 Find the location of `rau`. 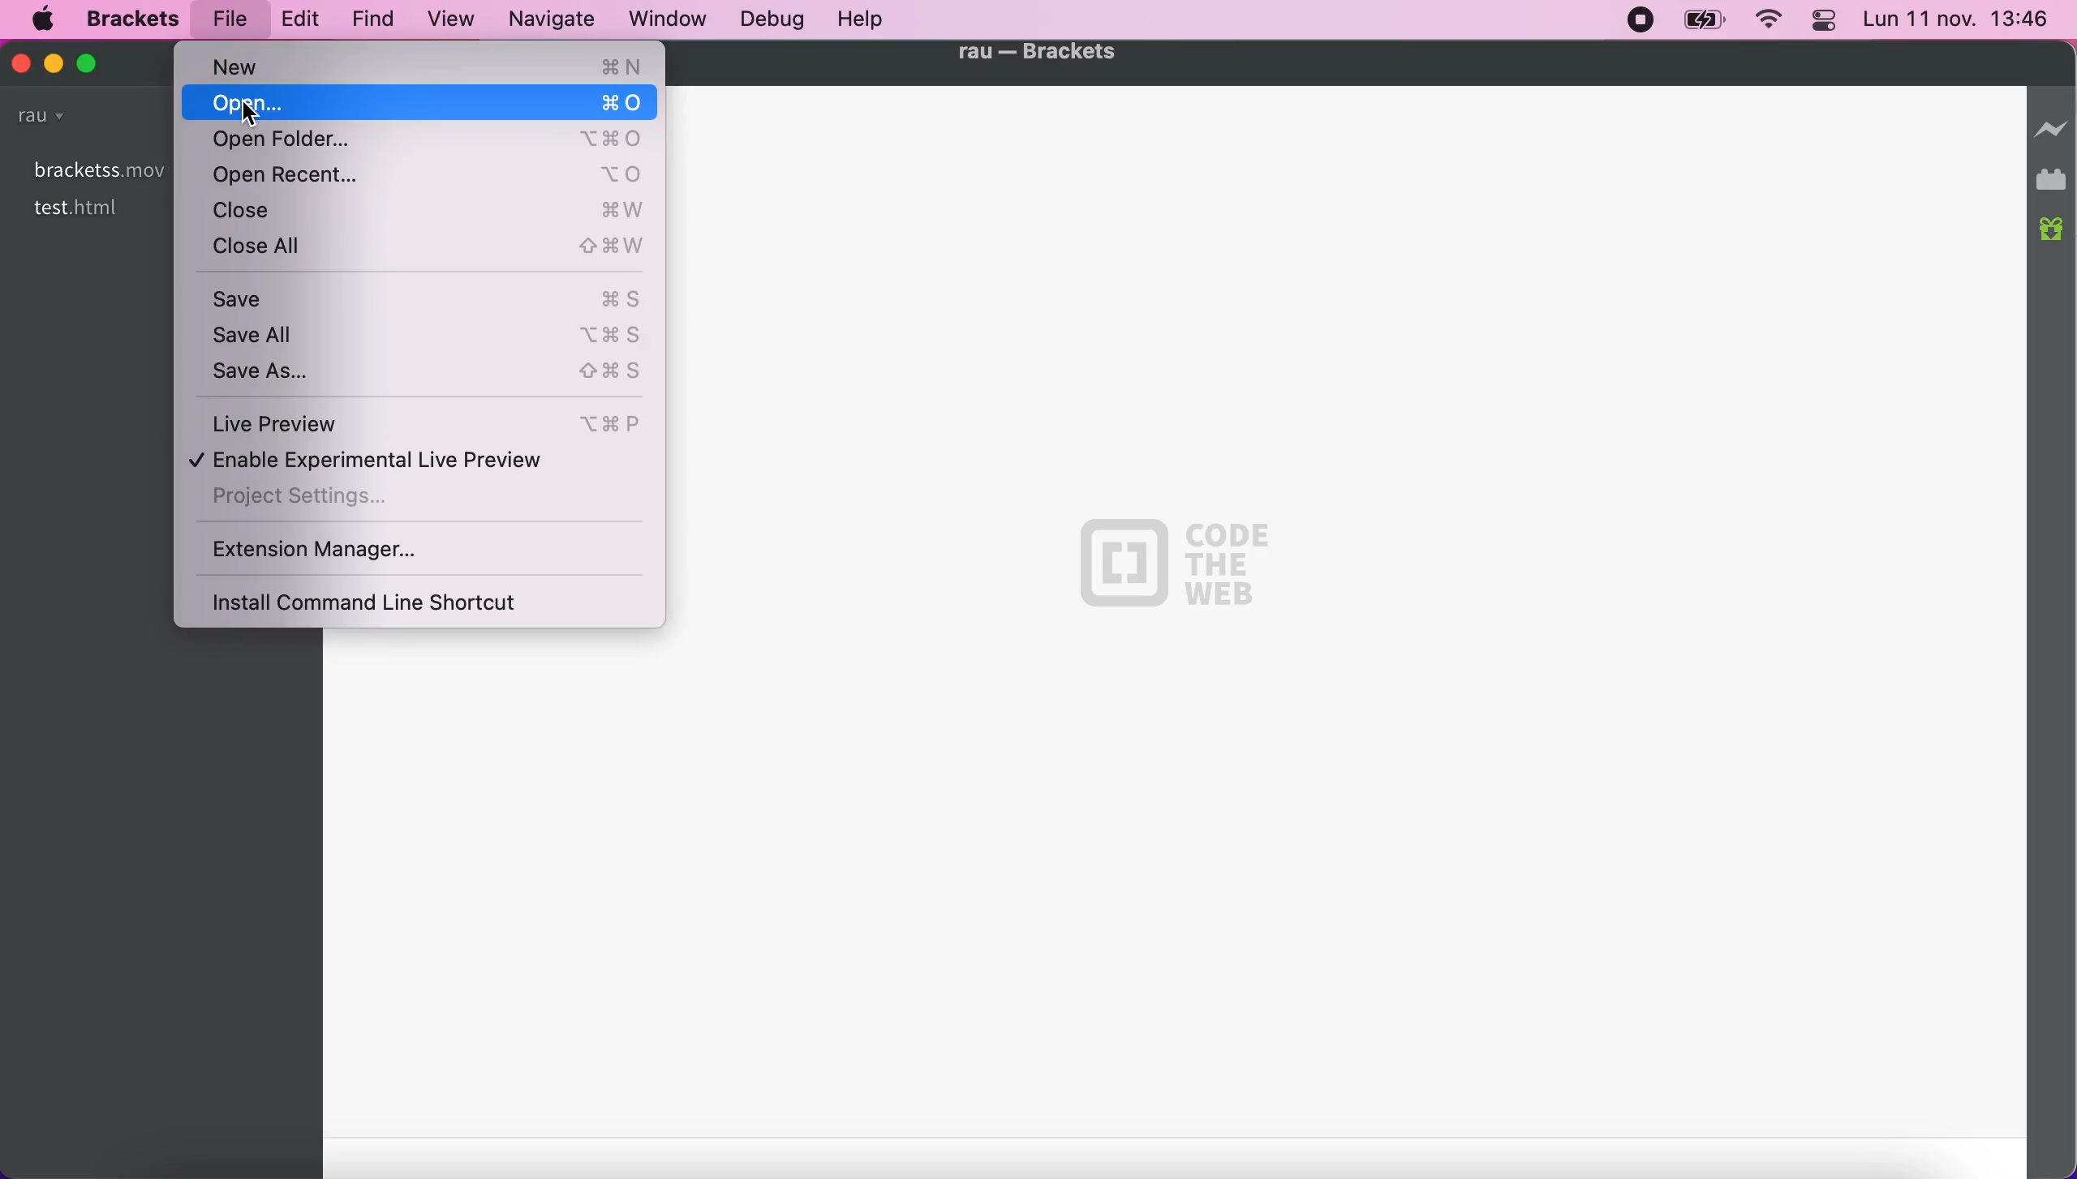

rau is located at coordinates (45, 118).